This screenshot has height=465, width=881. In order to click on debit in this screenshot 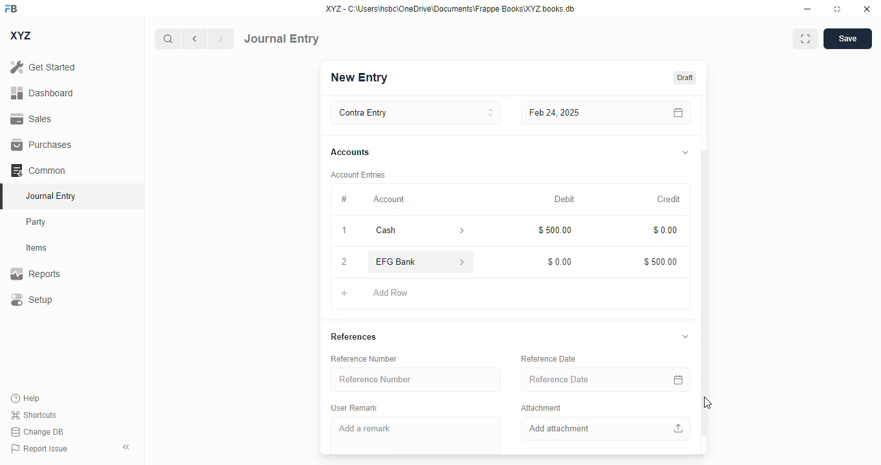, I will do `click(564, 200)`.